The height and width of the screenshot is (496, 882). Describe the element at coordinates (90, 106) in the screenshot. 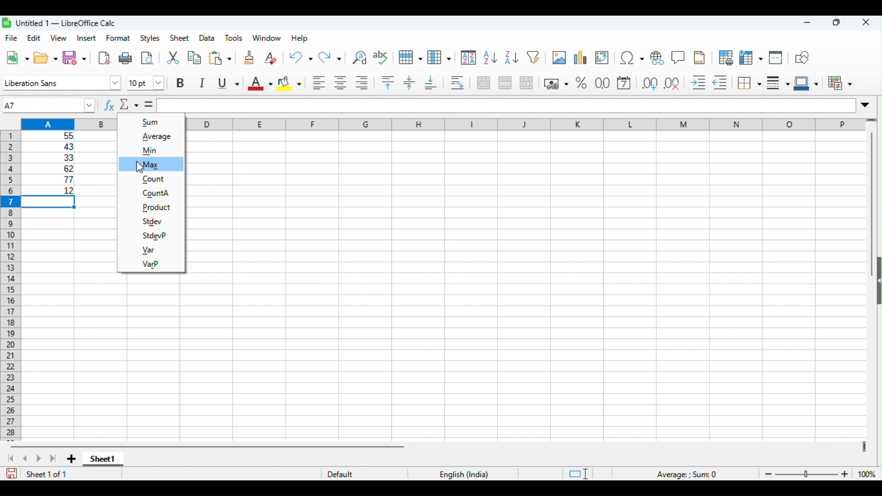

I see `drop down` at that location.